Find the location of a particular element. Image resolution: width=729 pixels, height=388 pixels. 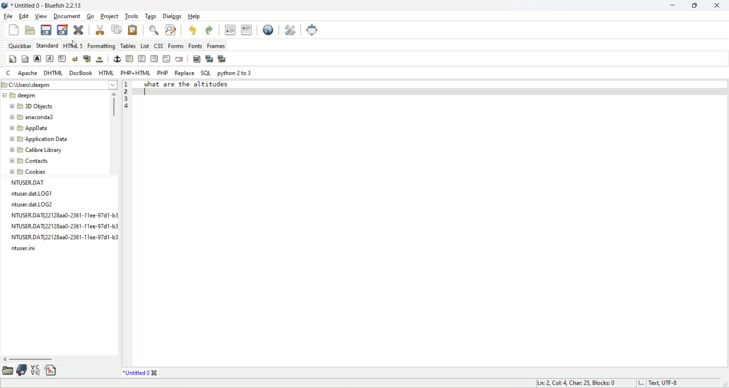

fonts is located at coordinates (194, 45).